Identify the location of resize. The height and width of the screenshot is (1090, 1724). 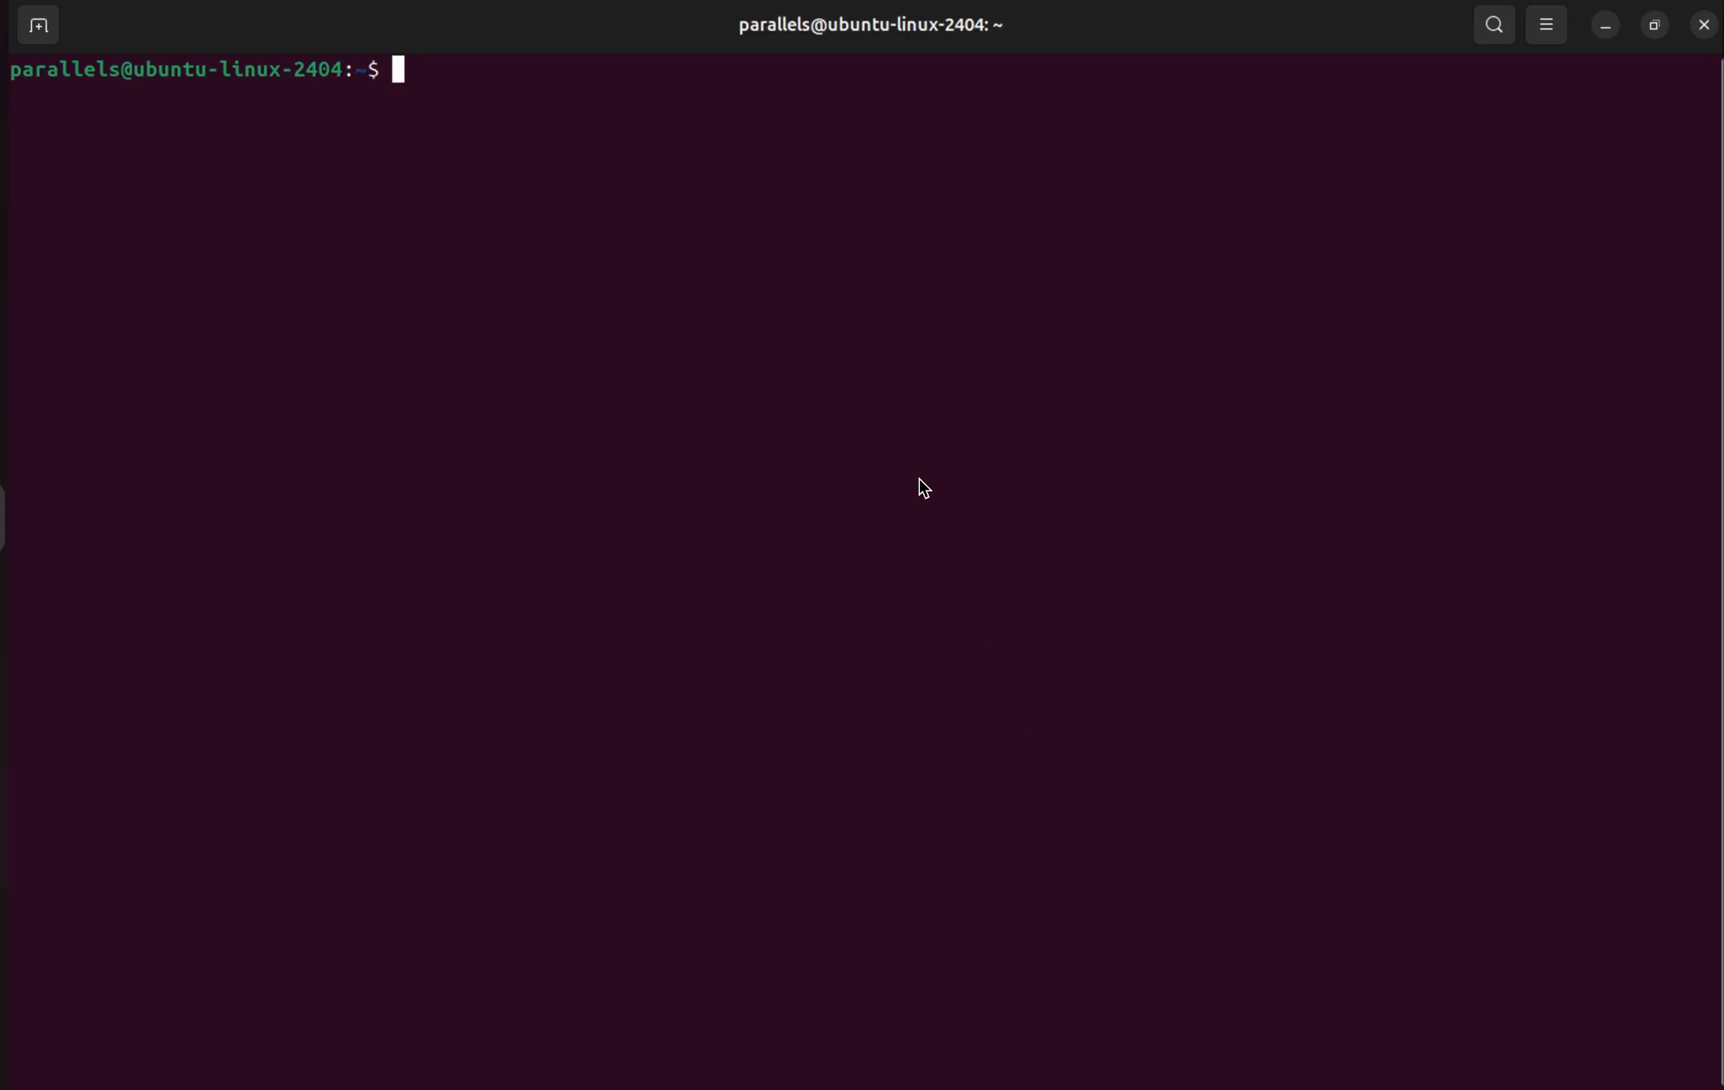
(1655, 25).